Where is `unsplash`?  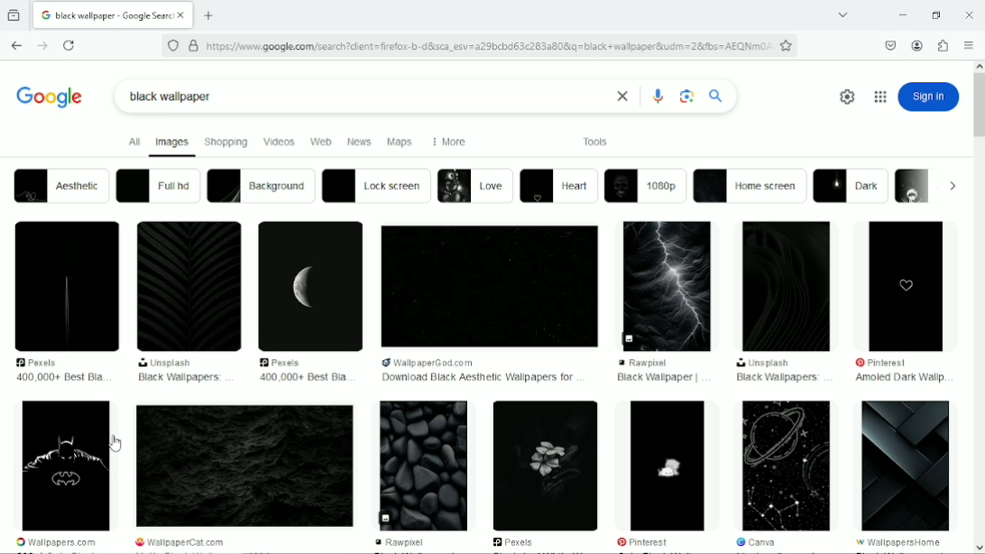
unsplash is located at coordinates (168, 363).